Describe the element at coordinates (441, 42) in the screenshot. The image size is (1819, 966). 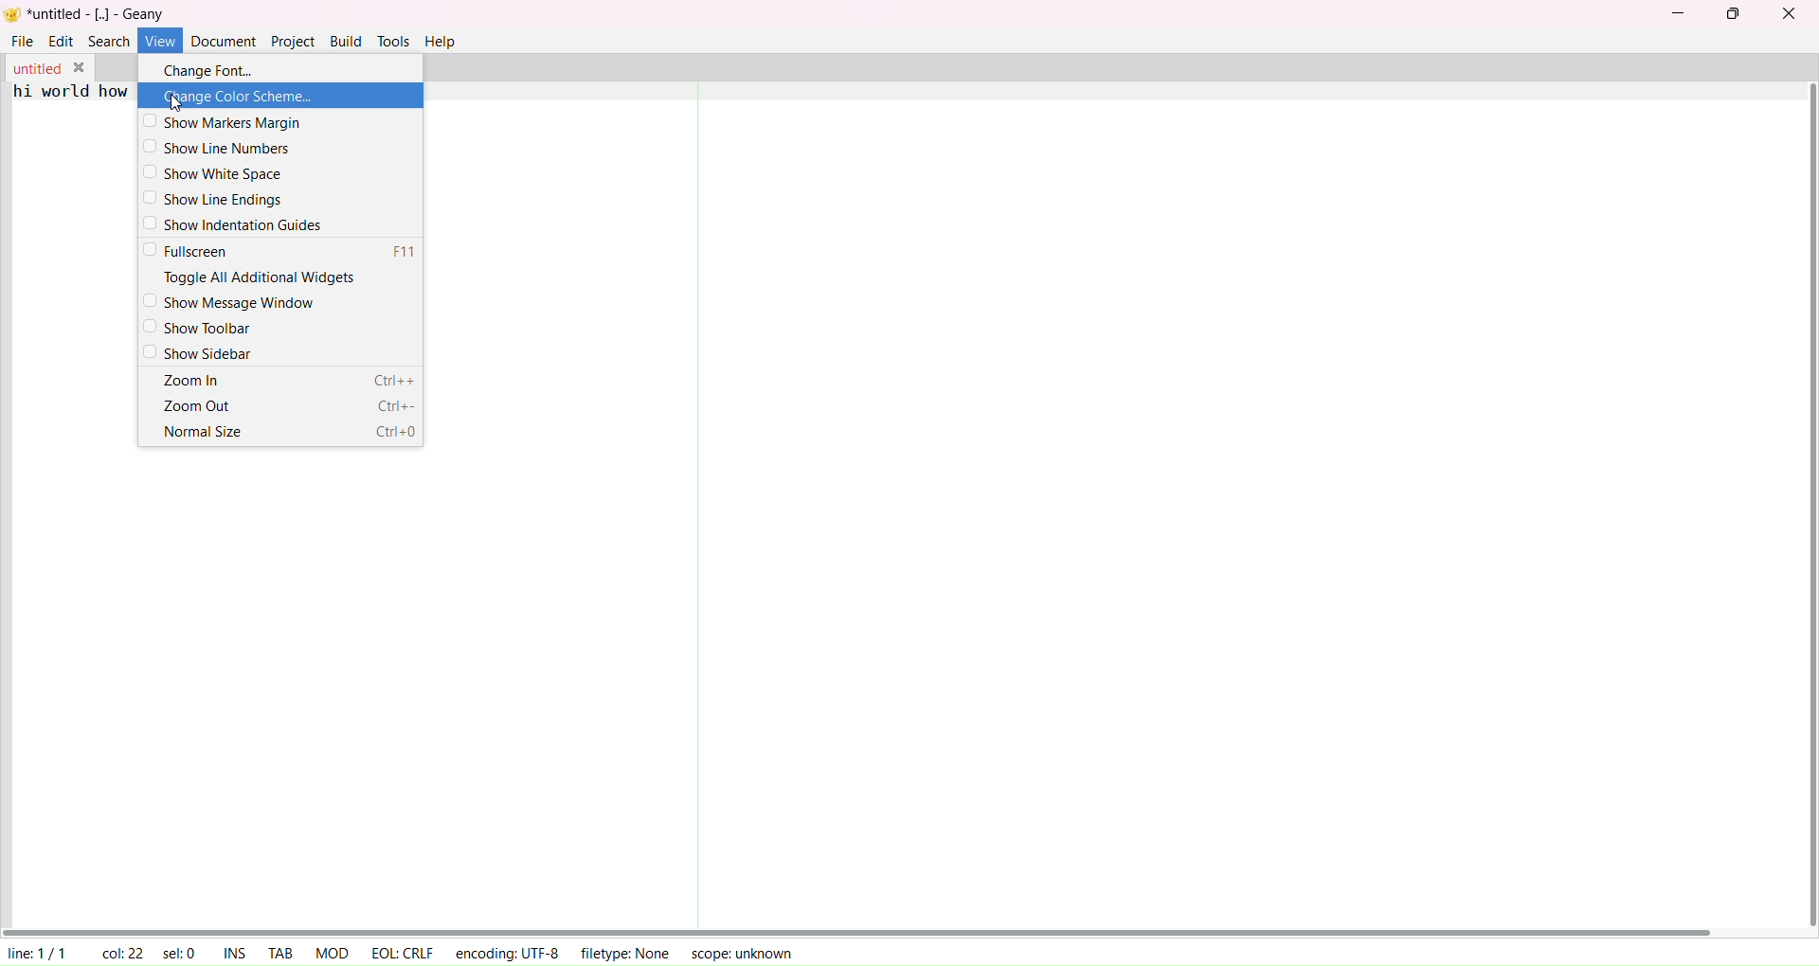
I see `help` at that location.